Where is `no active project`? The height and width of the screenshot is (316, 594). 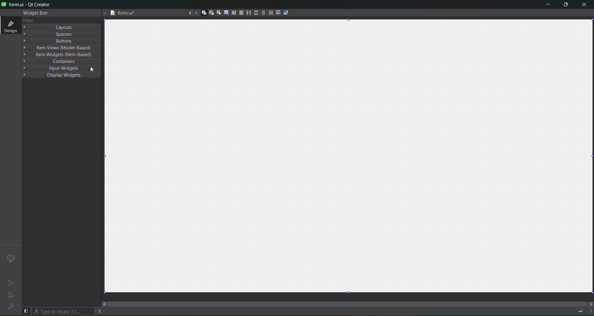
no active project is located at coordinates (11, 282).